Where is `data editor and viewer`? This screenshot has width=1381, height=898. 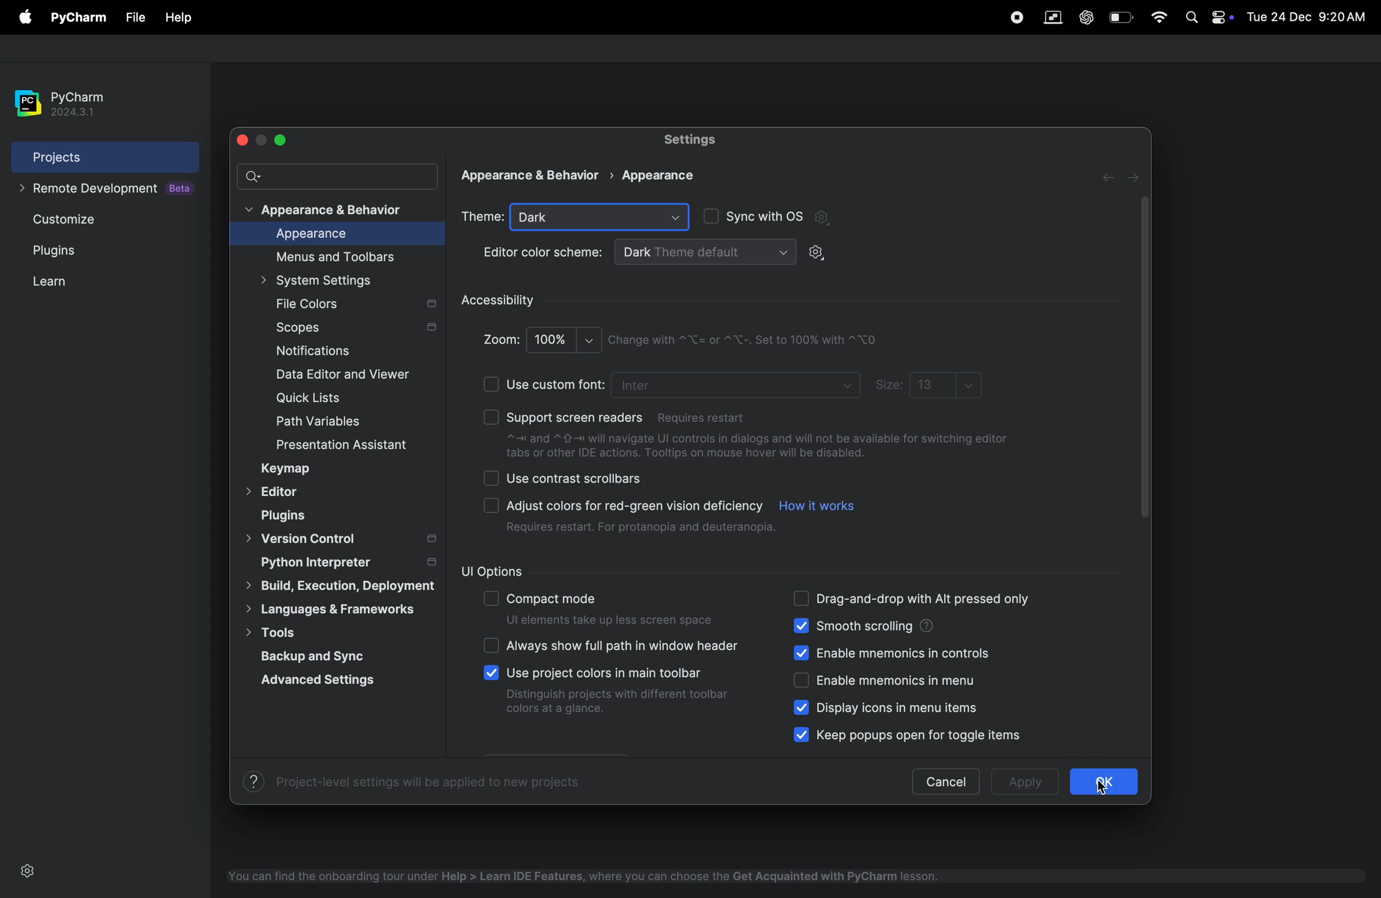
data editor and viewer is located at coordinates (348, 374).